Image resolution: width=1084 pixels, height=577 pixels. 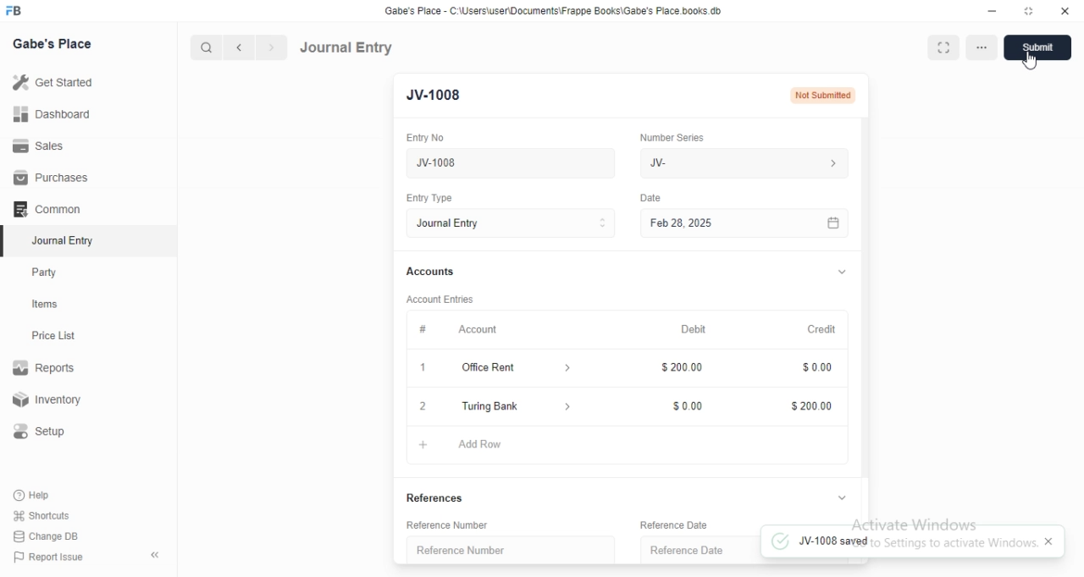 I want to click on $200.00, so click(x=809, y=406).